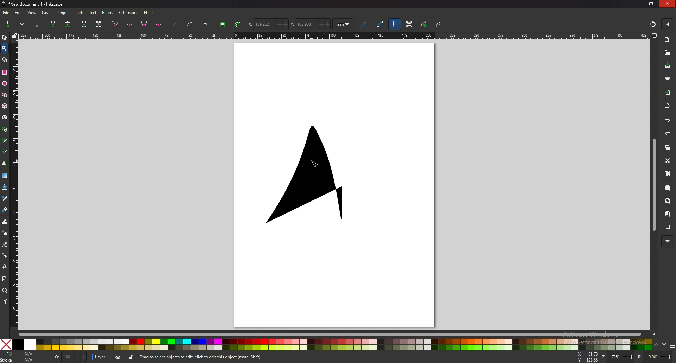  What do you see at coordinates (224, 25) in the screenshot?
I see `object to path` at bounding box center [224, 25].